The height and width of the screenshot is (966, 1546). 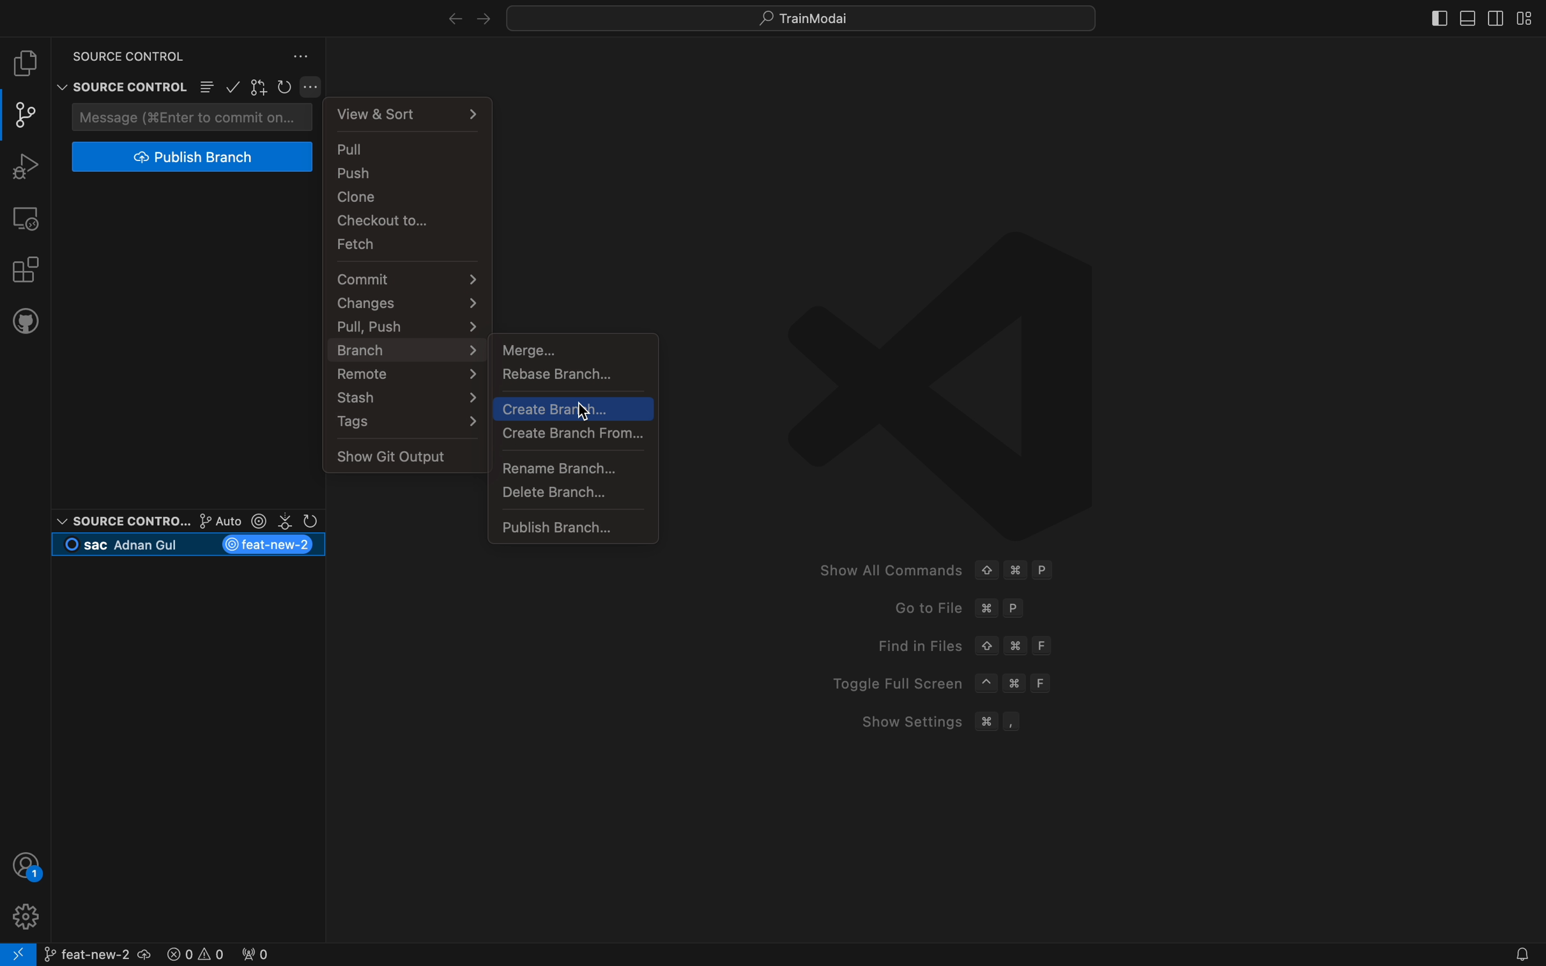 What do you see at coordinates (578, 434) in the screenshot?
I see `create a branch from others` at bounding box center [578, 434].